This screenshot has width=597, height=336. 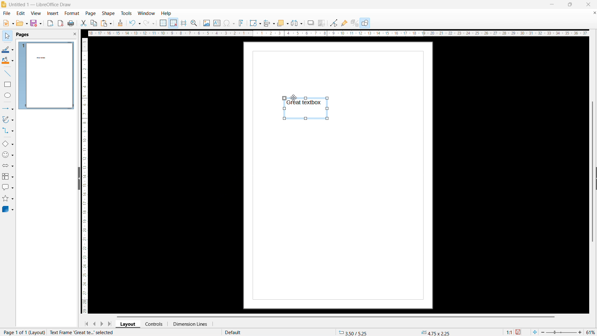 What do you see at coordinates (8, 144) in the screenshot?
I see `basic shapes` at bounding box center [8, 144].